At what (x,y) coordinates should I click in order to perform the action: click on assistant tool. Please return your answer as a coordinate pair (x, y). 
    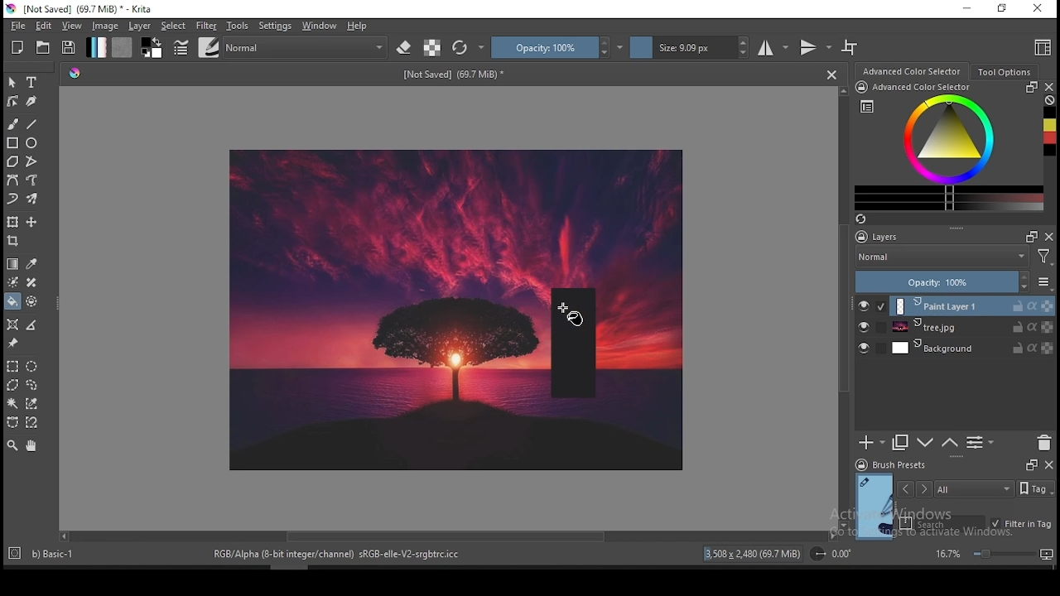
    Looking at the image, I should click on (13, 324).